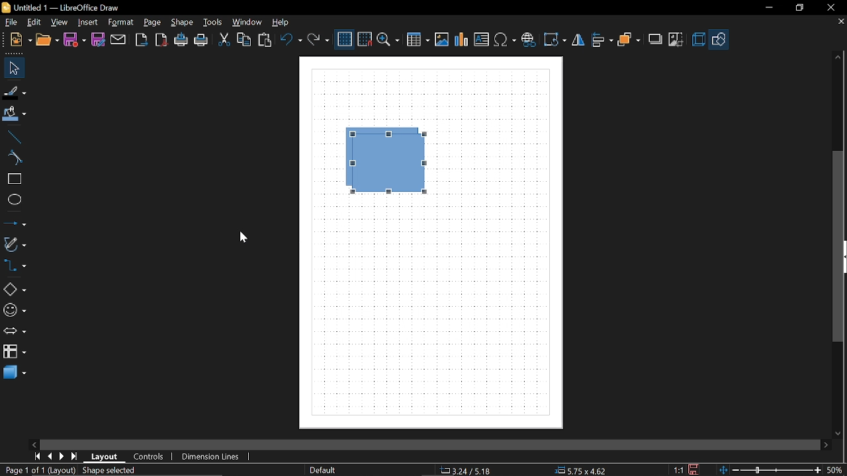 The height and width of the screenshot is (476, 847). What do you see at coordinates (15, 222) in the screenshot?
I see `Lines and arrows` at bounding box center [15, 222].